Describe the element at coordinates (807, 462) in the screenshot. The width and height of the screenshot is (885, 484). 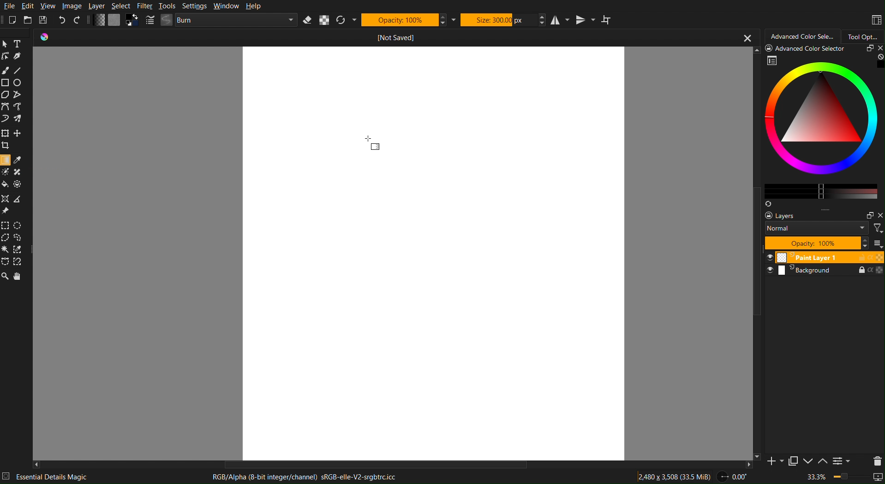
I see `Down` at that location.